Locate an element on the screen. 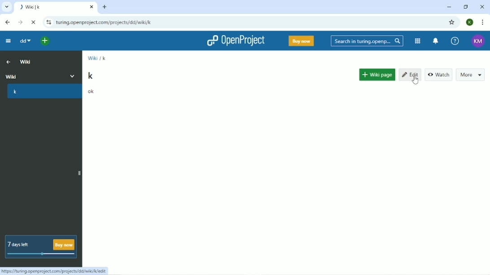 The width and height of the screenshot is (490, 275). New tab is located at coordinates (105, 7).